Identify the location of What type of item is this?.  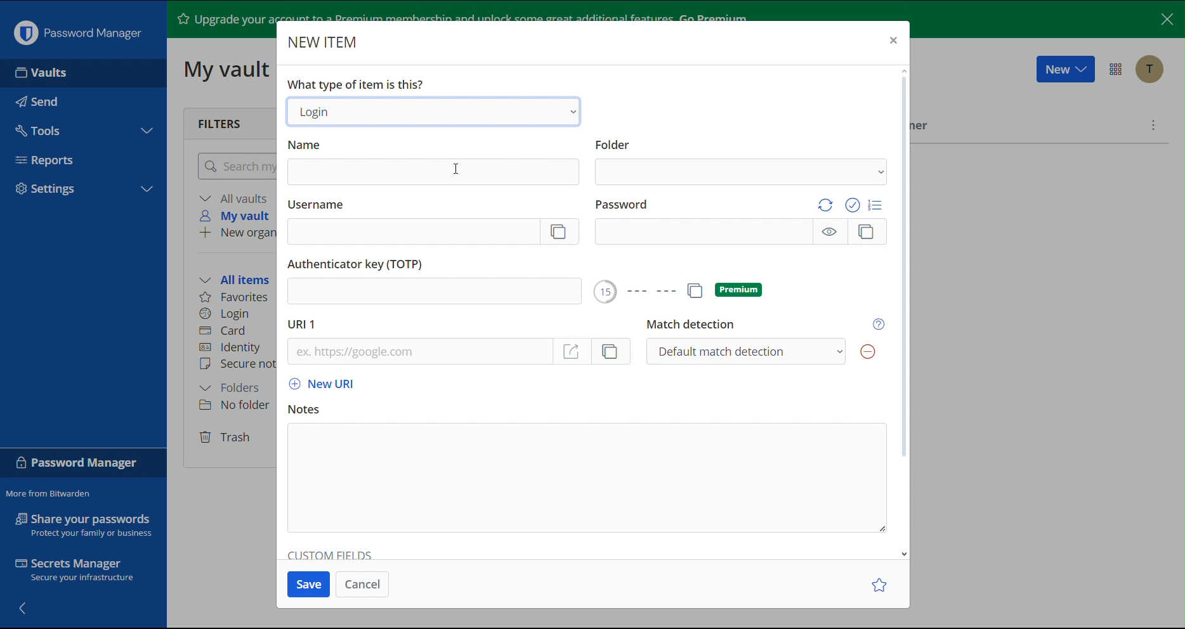
(355, 84).